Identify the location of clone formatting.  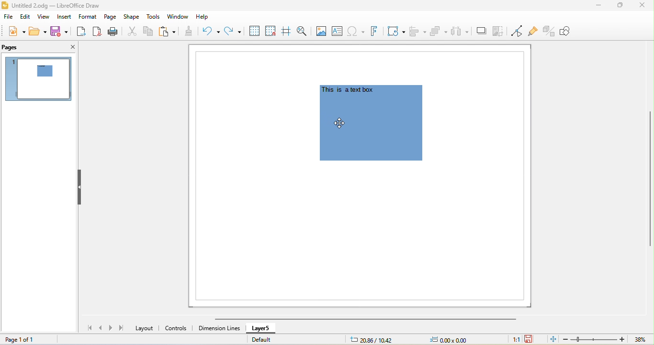
(189, 32).